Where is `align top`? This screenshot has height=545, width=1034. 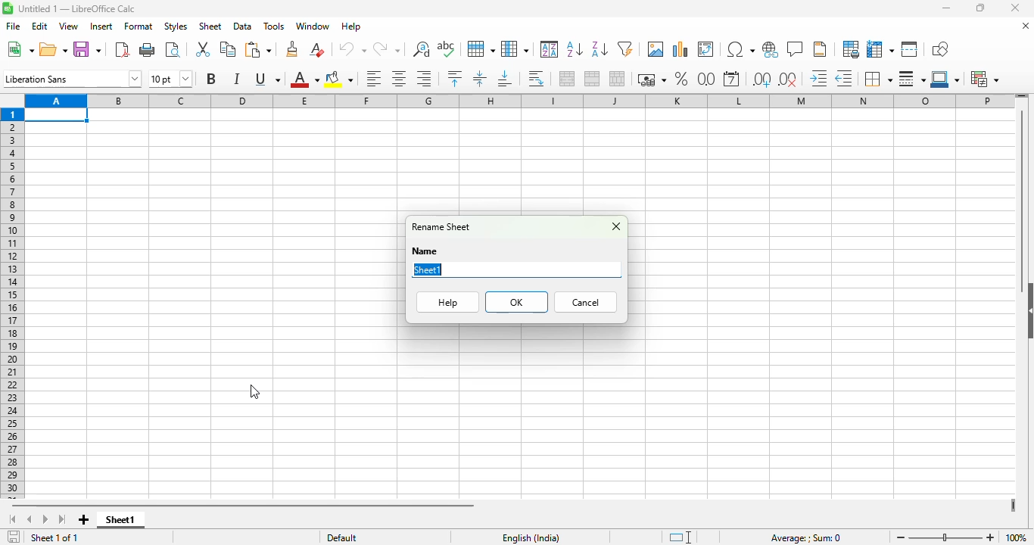 align top is located at coordinates (454, 77).